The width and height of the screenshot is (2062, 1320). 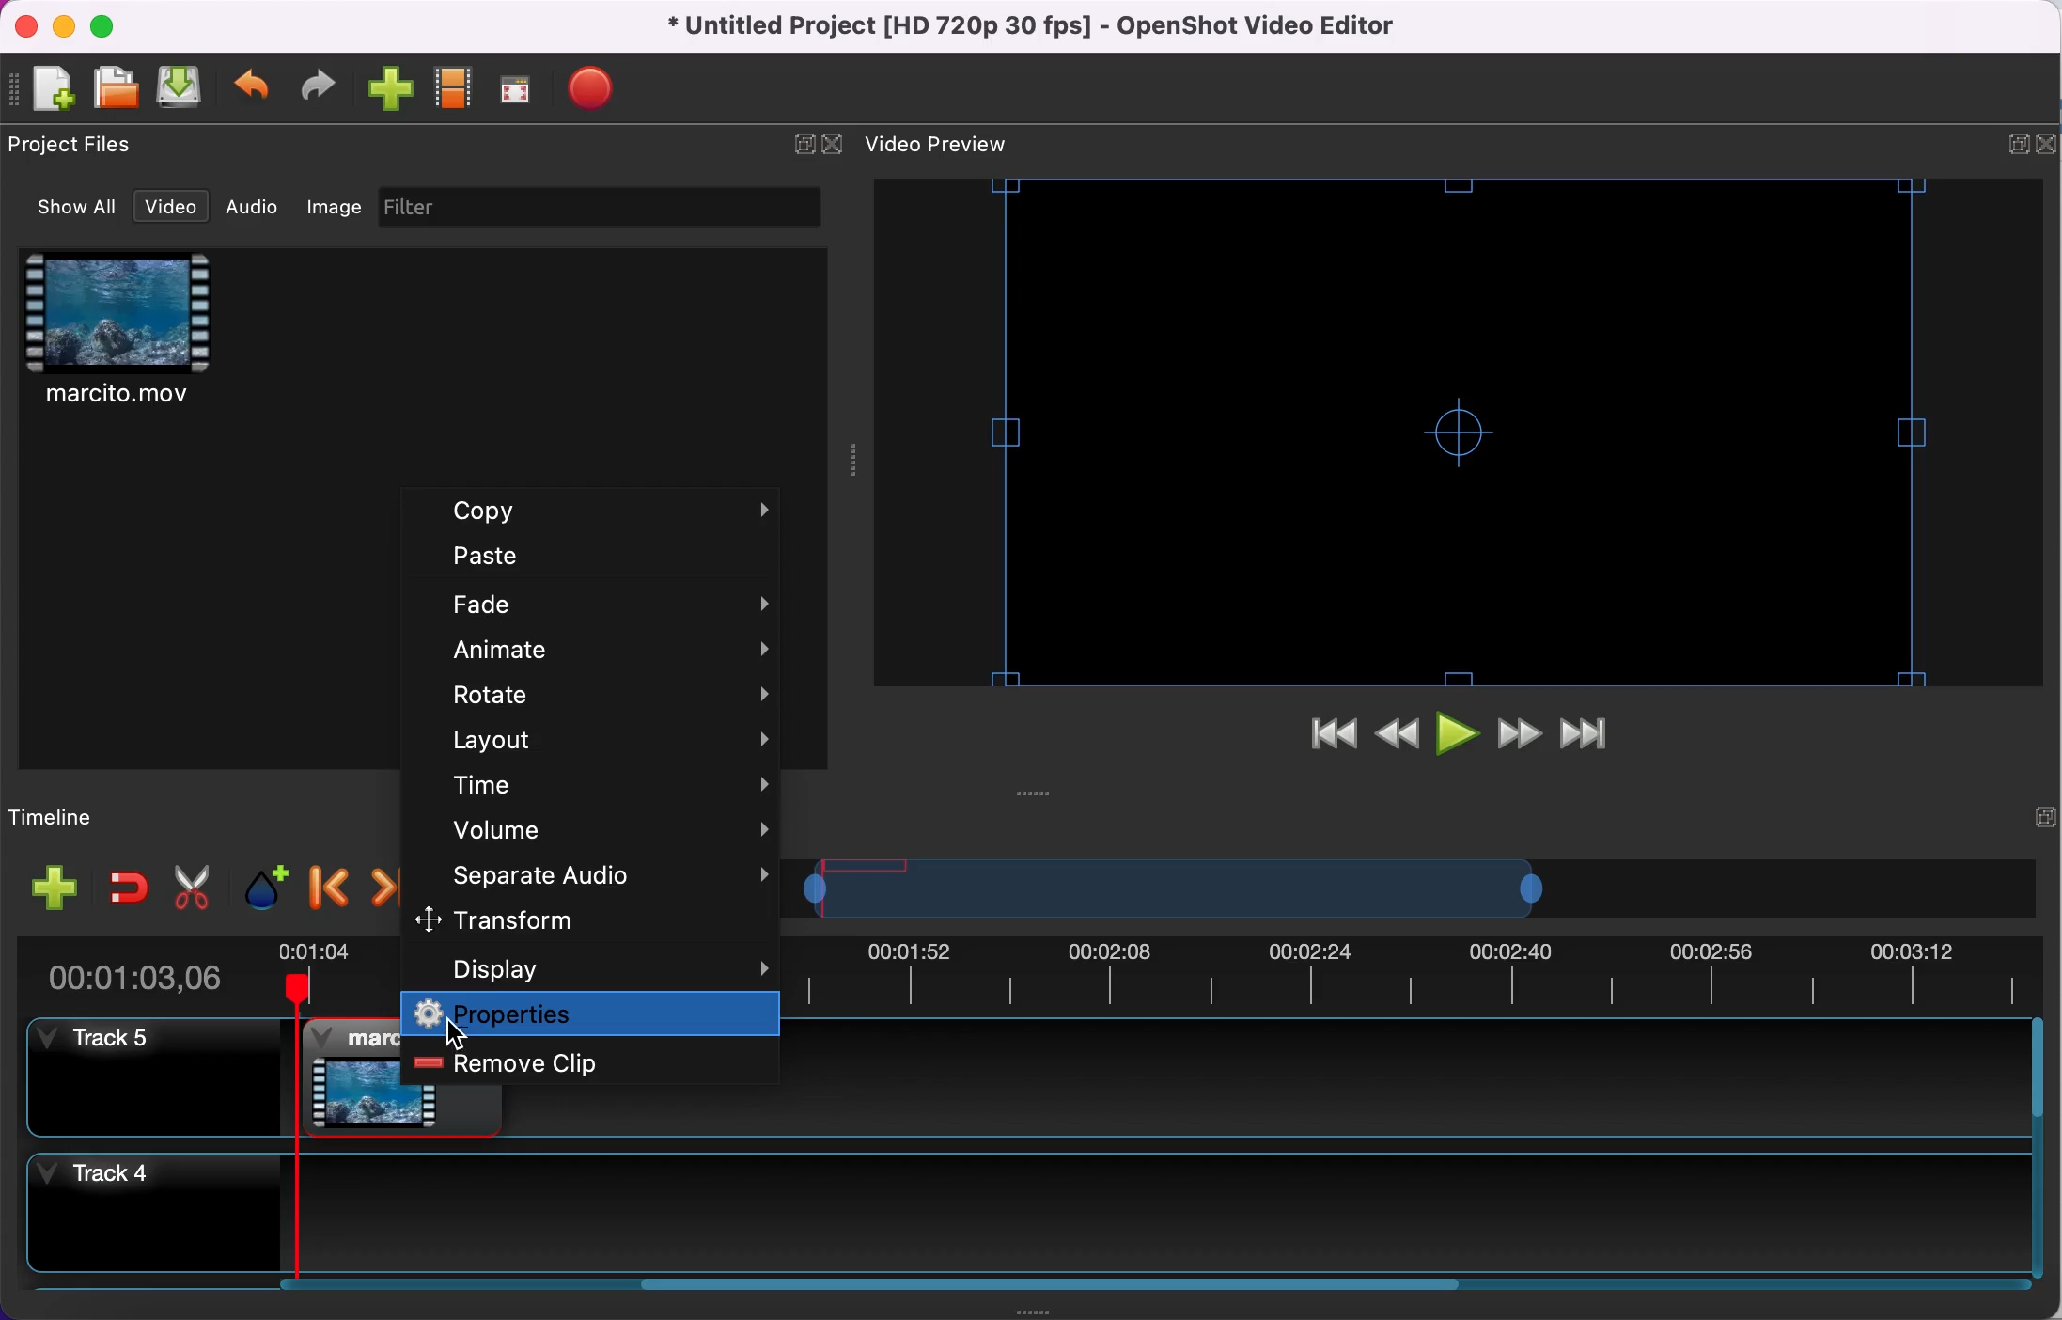 What do you see at coordinates (45, 91) in the screenshot?
I see `new file` at bounding box center [45, 91].